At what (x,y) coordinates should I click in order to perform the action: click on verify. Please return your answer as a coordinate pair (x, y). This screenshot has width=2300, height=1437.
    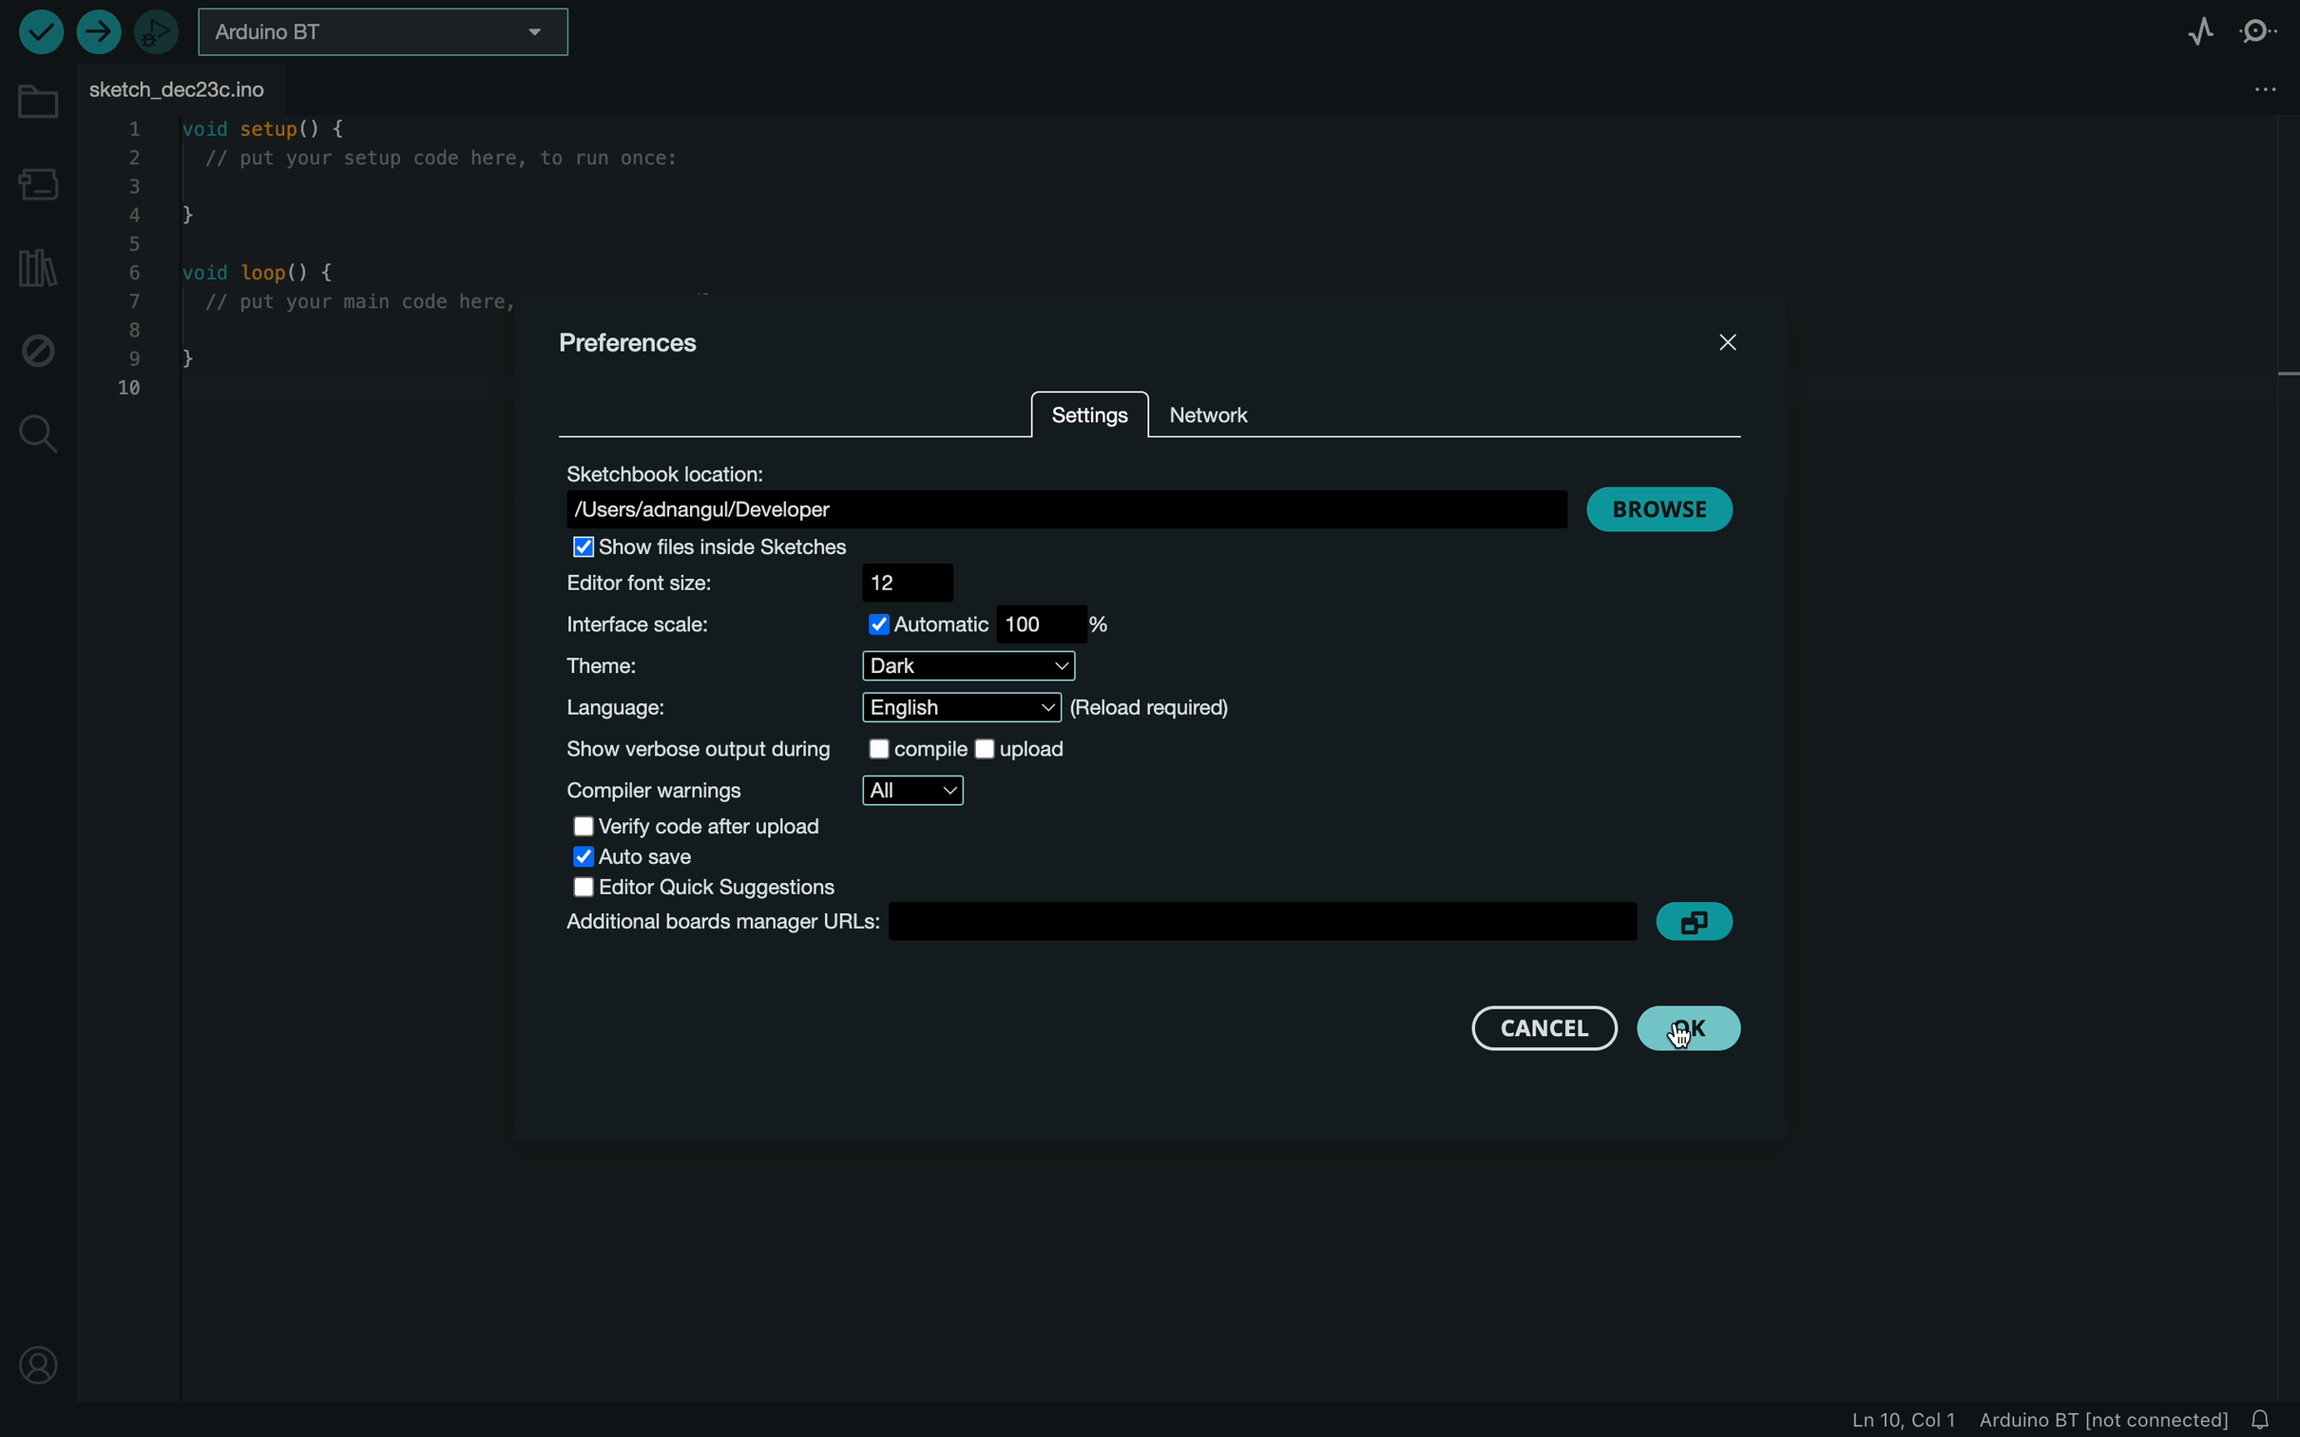
    Looking at the image, I should click on (37, 31).